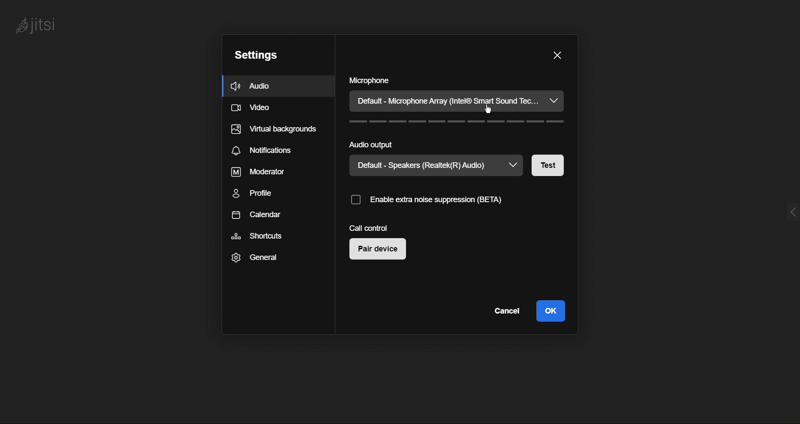  I want to click on Profile, so click(256, 194).